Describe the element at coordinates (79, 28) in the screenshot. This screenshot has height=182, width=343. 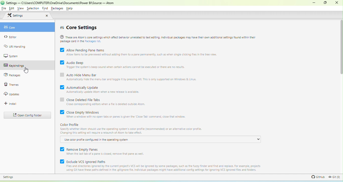
I see `core settings` at that location.